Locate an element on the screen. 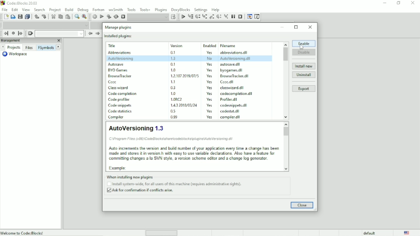 The width and height of the screenshot is (420, 236). Replace is located at coordinates (84, 17).